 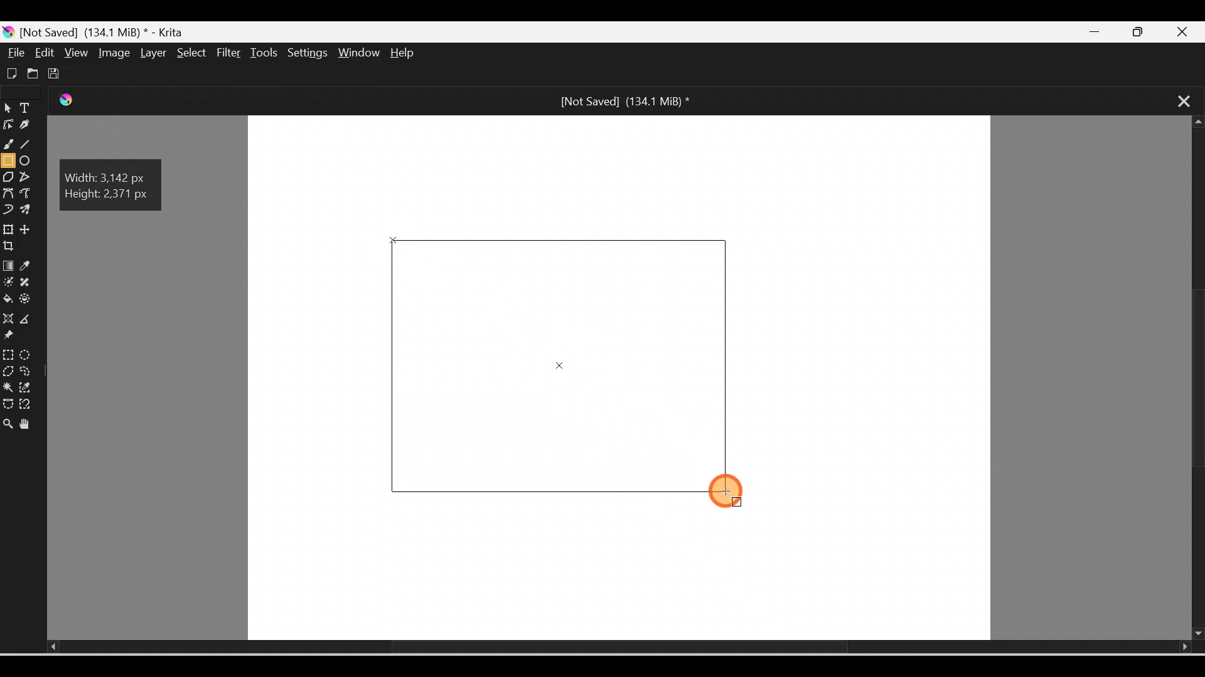 I want to click on Polygon, so click(x=8, y=177).